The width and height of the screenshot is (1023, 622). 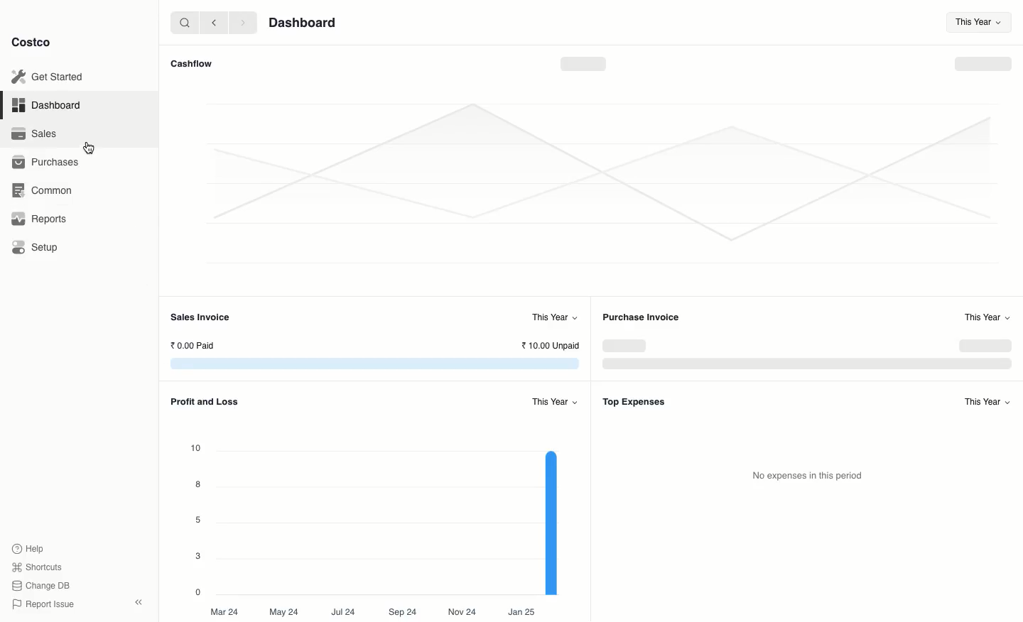 What do you see at coordinates (463, 611) in the screenshot?
I see `Nov 24` at bounding box center [463, 611].